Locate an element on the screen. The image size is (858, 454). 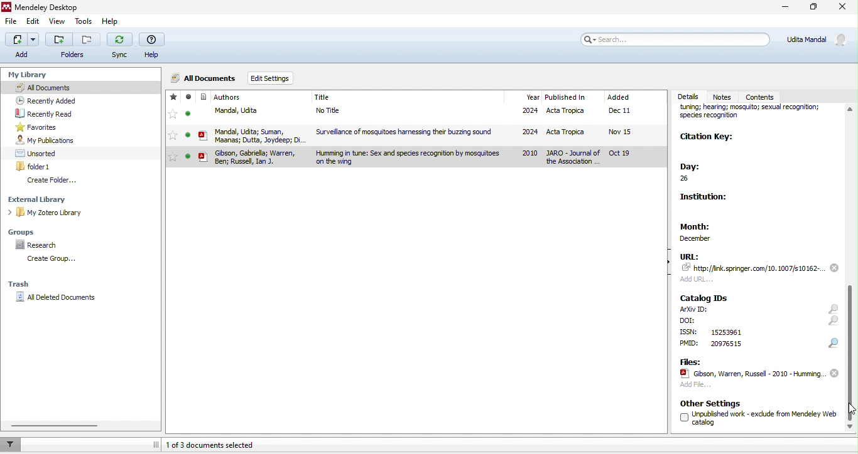
remove is located at coordinates (834, 267).